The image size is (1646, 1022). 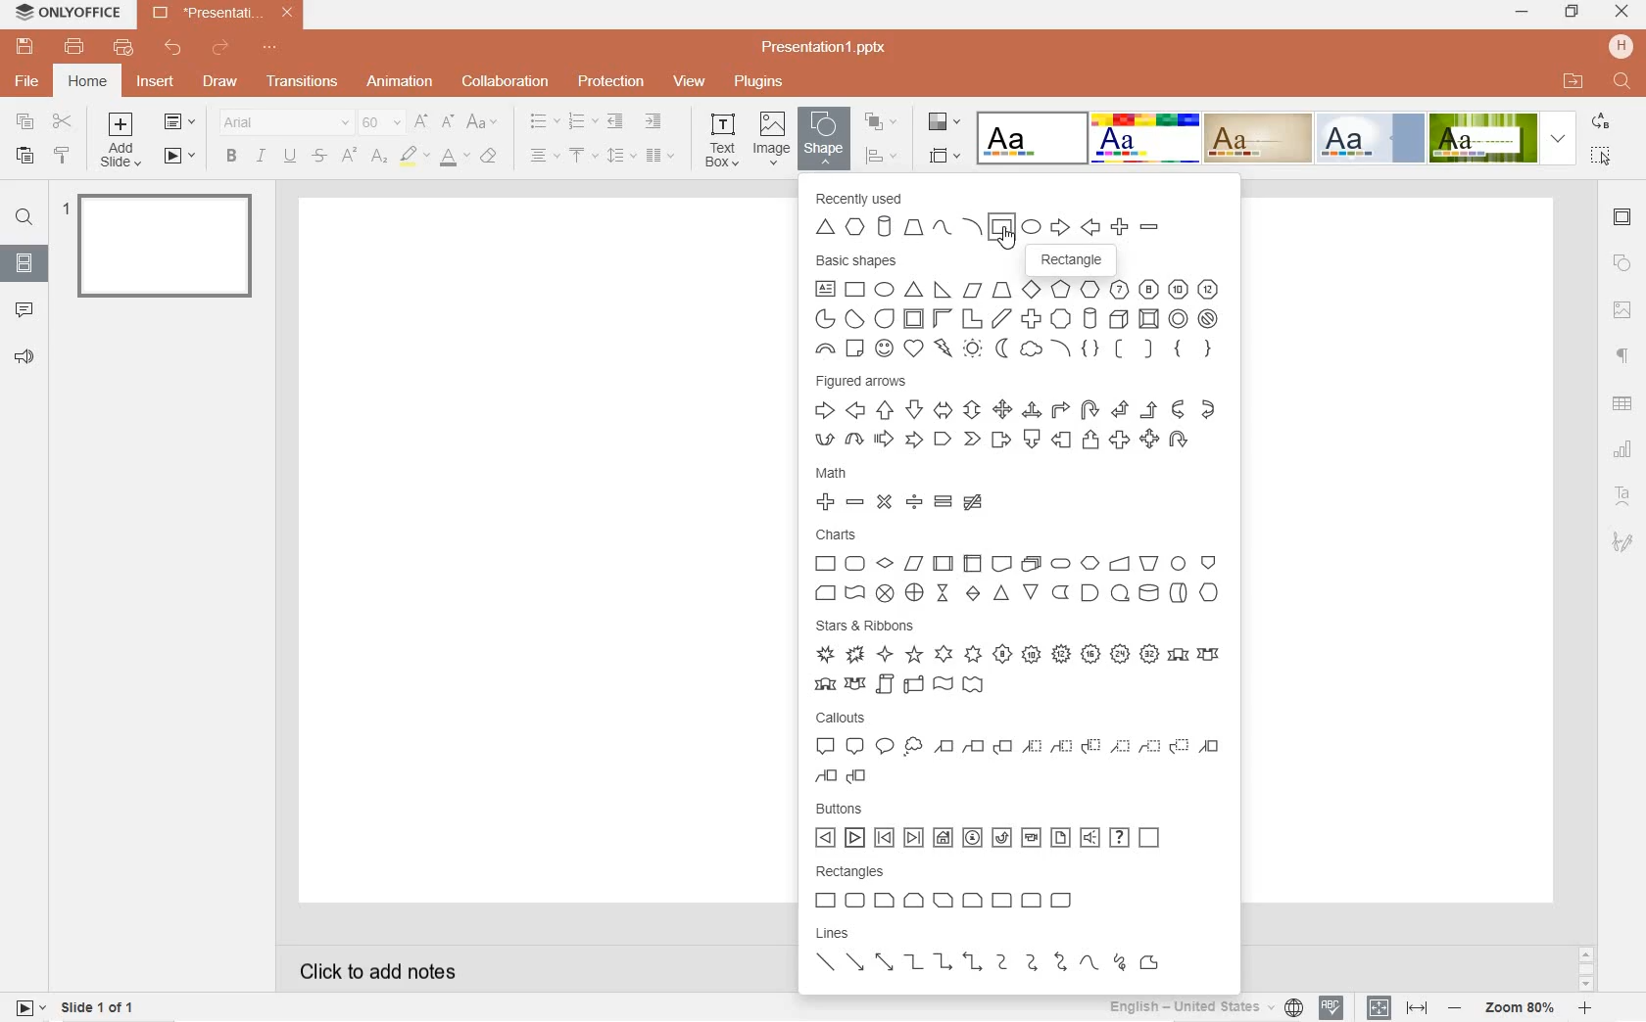 What do you see at coordinates (1177, 410) in the screenshot?
I see `Curved right arrow` at bounding box center [1177, 410].